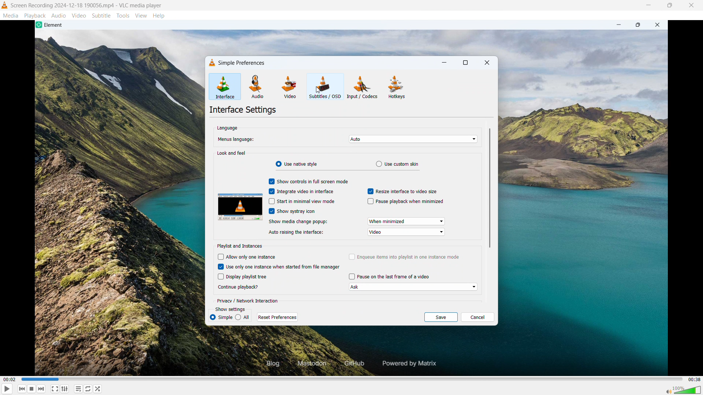 This screenshot has height=395, width=703. What do you see at coordinates (419, 364) in the screenshot?
I see `powered by matrix` at bounding box center [419, 364].